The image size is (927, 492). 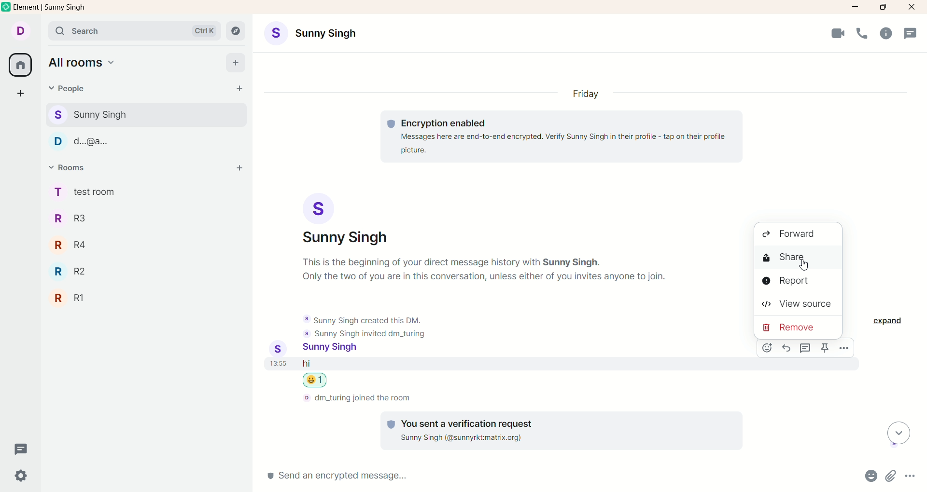 I want to click on voice call, so click(x=864, y=34).